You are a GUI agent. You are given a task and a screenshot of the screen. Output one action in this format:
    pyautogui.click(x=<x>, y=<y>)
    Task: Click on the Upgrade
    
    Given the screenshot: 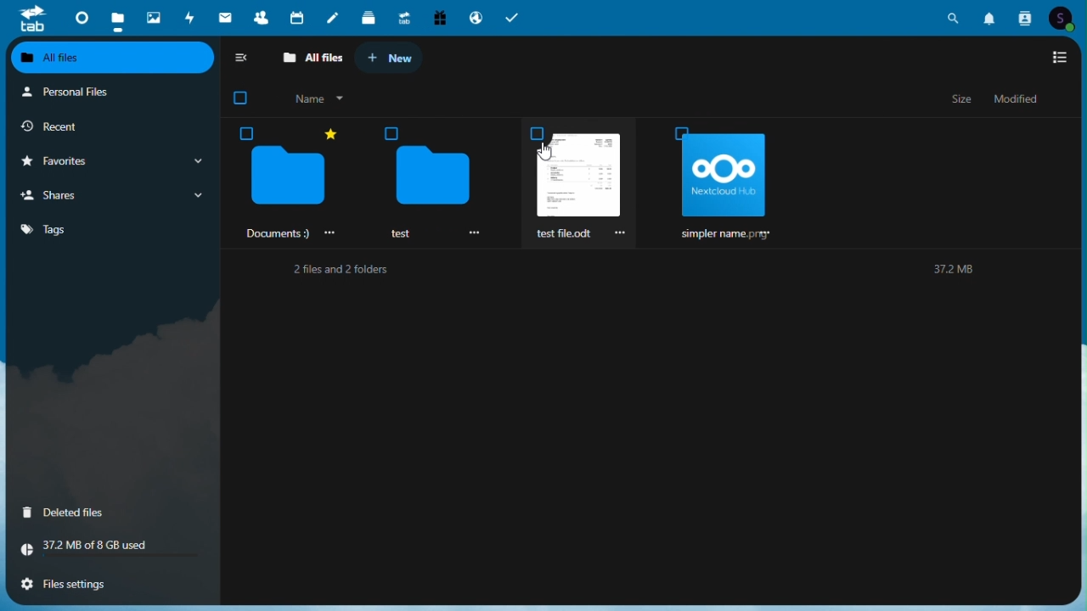 What is the action you would take?
    pyautogui.click(x=403, y=17)
    